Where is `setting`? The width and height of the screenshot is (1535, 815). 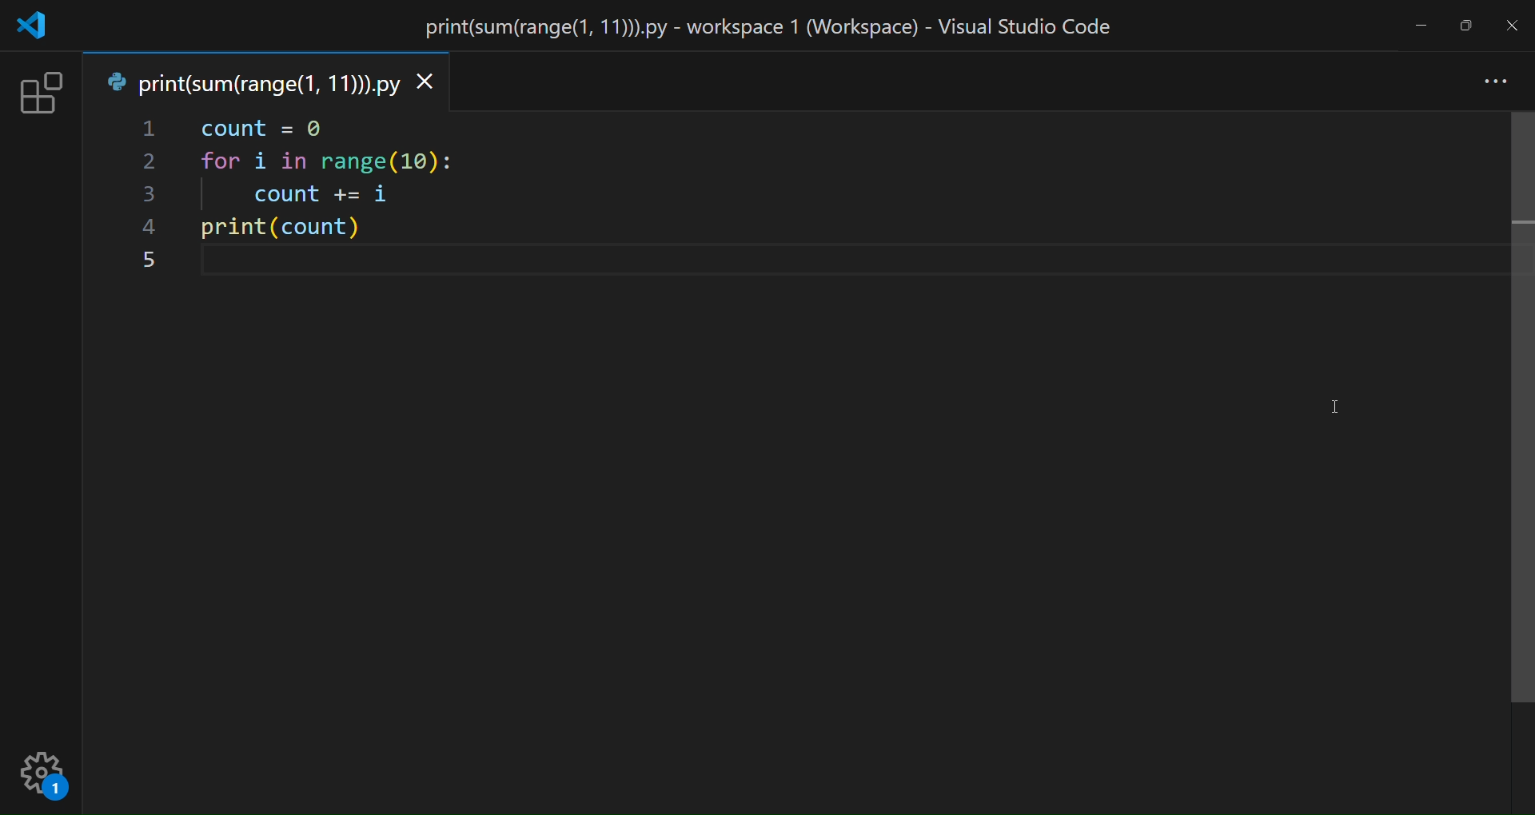
setting is located at coordinates (44, 777).